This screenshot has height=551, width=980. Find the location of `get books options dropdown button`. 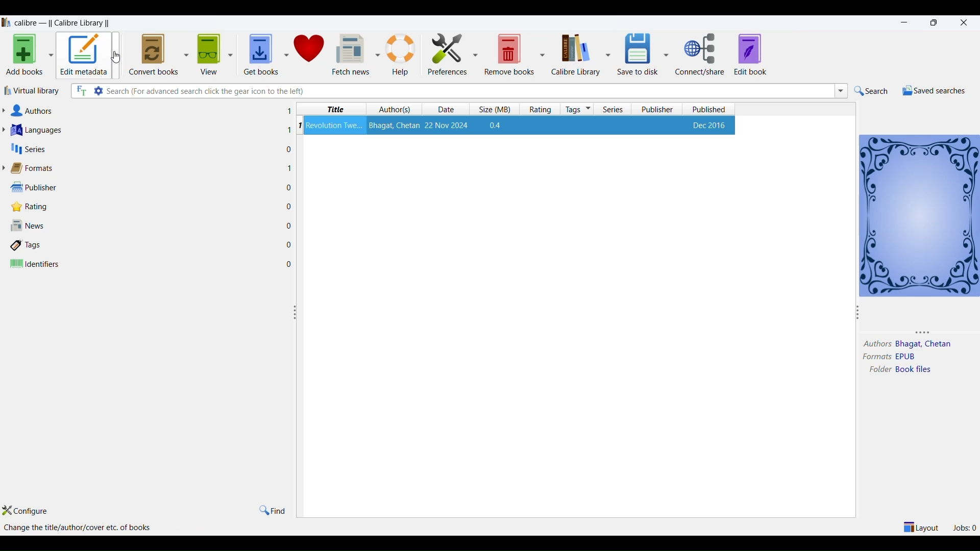

get books options dropdown button is located at coordinates (284, 51).